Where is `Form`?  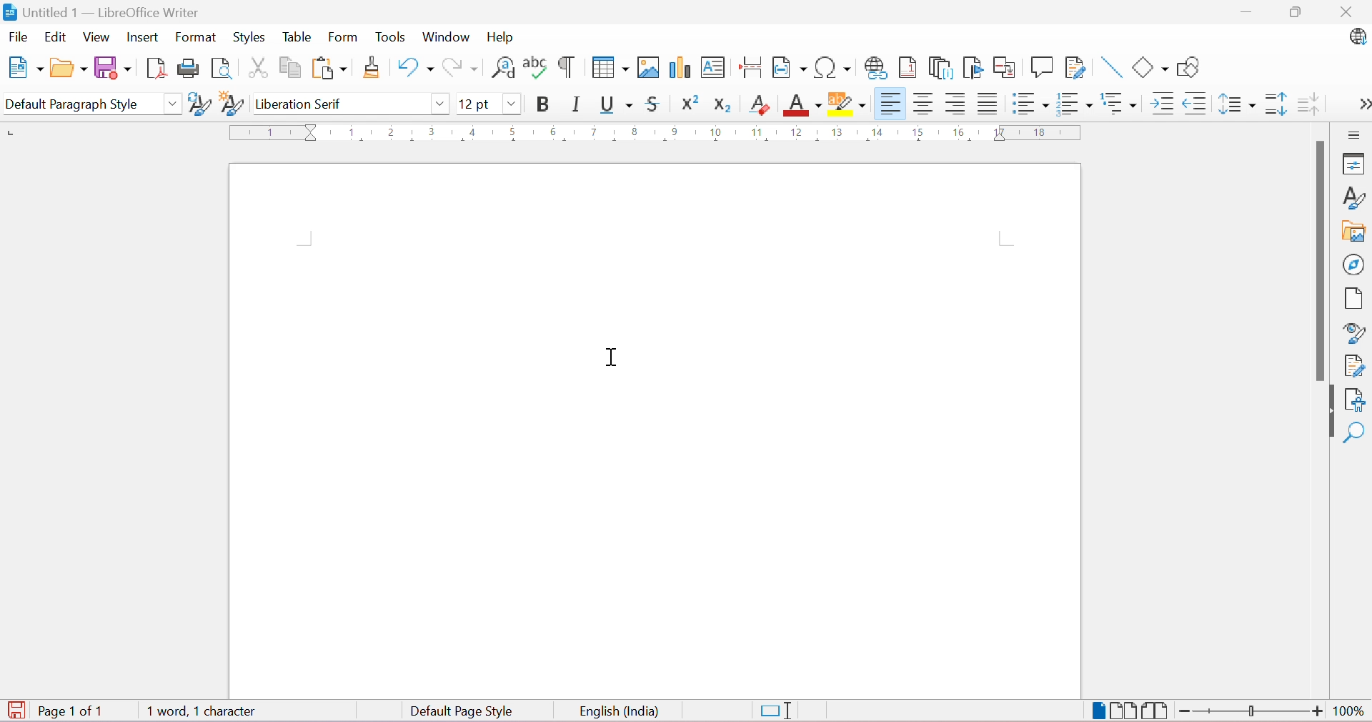 Form is located at coordinates (342, 38).